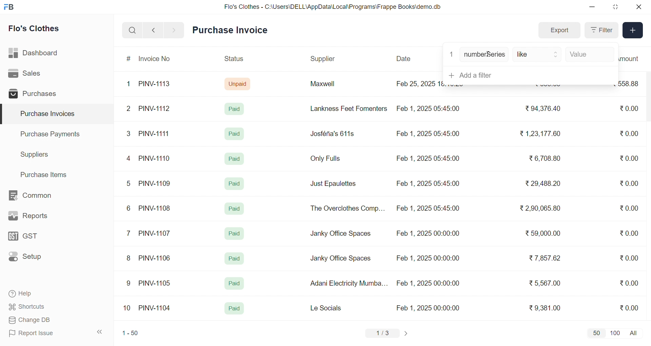  I want to click on search, so click(132, 30).